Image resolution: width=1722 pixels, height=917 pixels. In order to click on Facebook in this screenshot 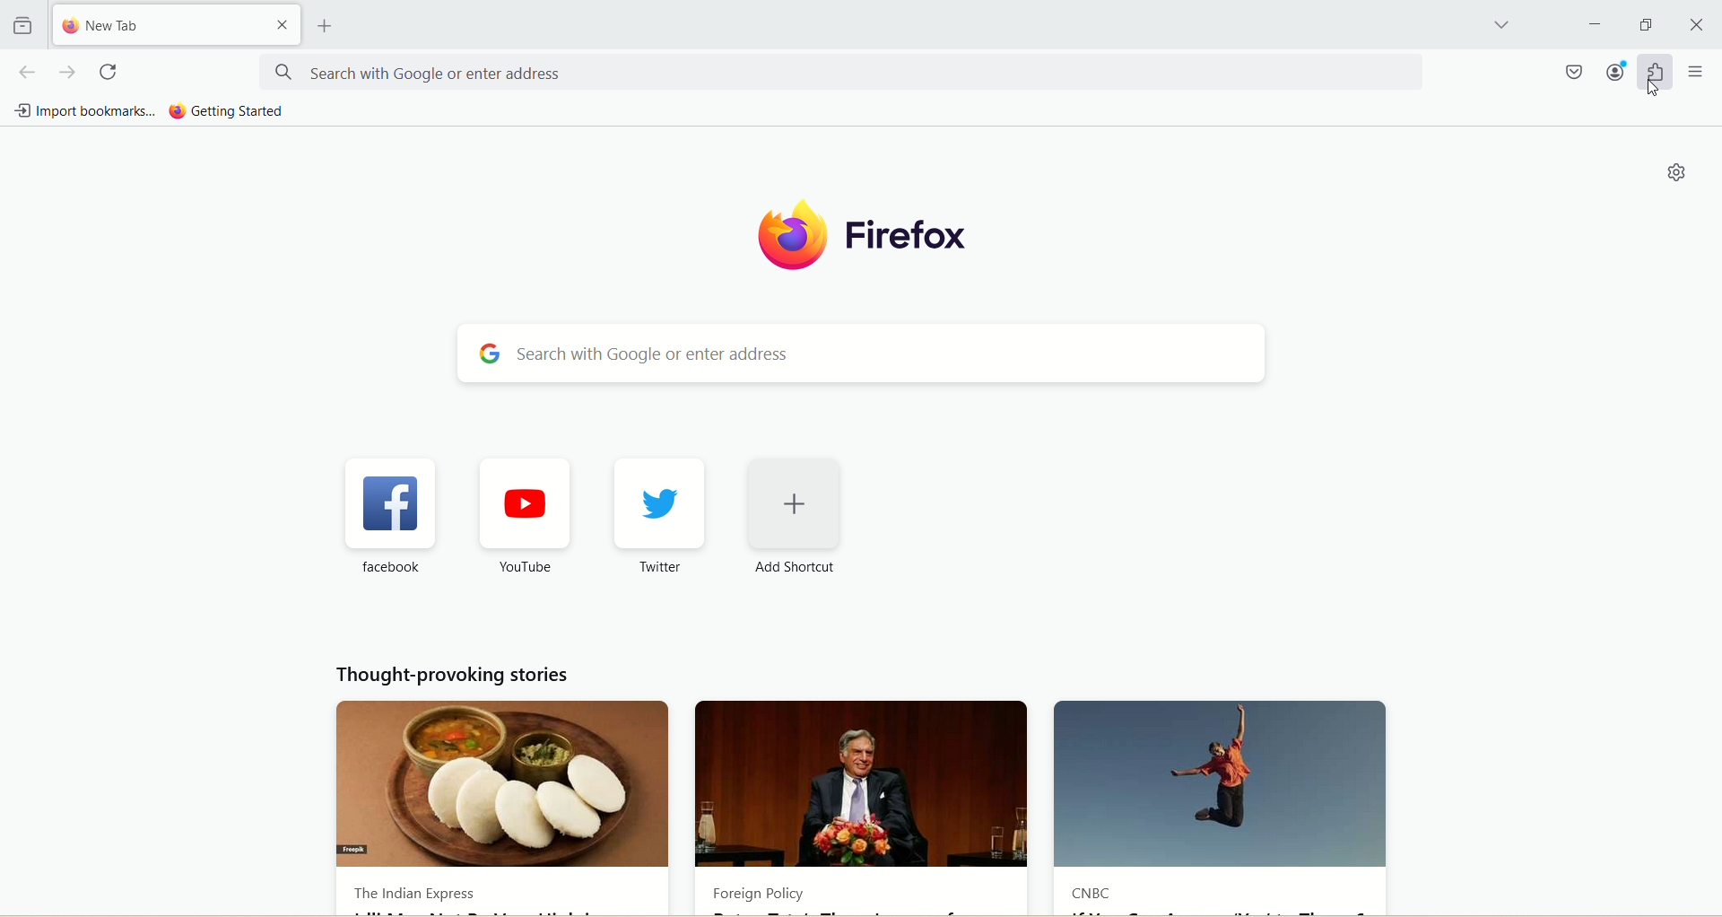, I will do `click(390, 519)`.